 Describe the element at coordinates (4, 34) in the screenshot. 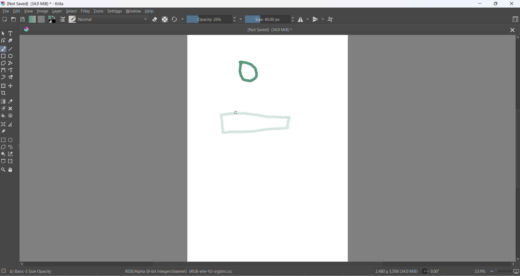

I see `select shape tool` at that location.